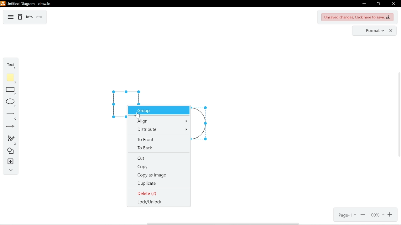 This screenshot has height=225, width=401. Describe the element at coordinates (159, 130) in the screenshot. I see `distribute` at that location.